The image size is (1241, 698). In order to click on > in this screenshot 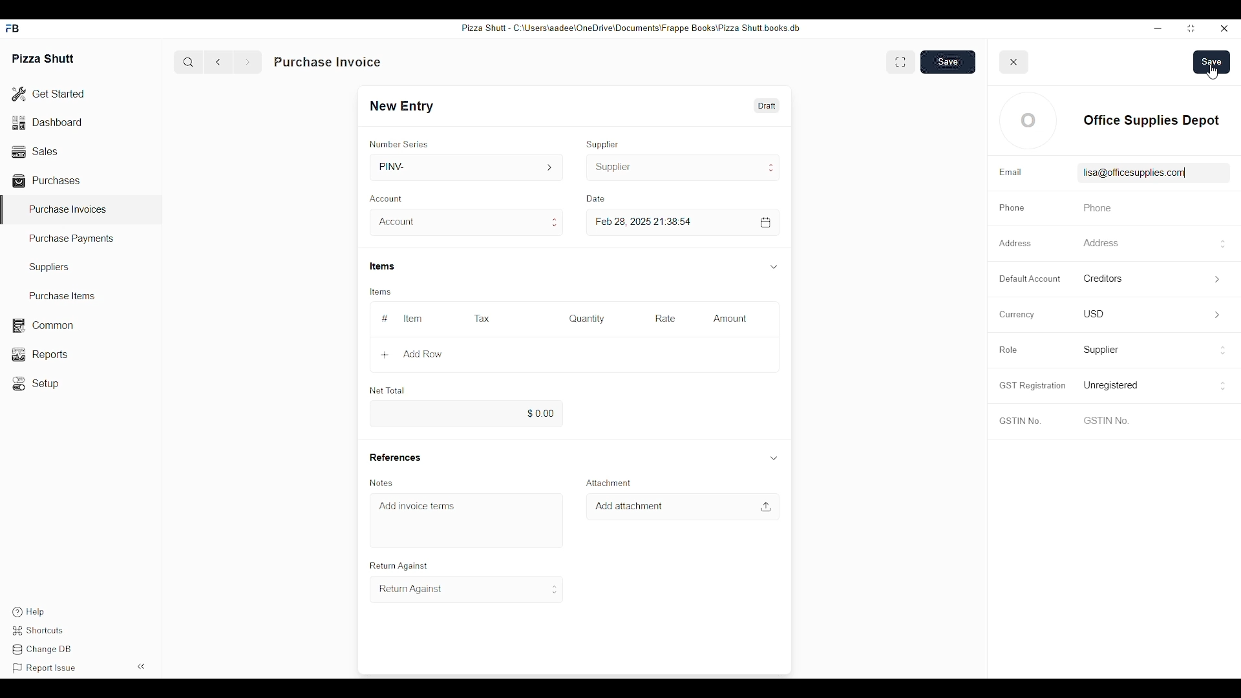, I will do `click(1220, 279)`.